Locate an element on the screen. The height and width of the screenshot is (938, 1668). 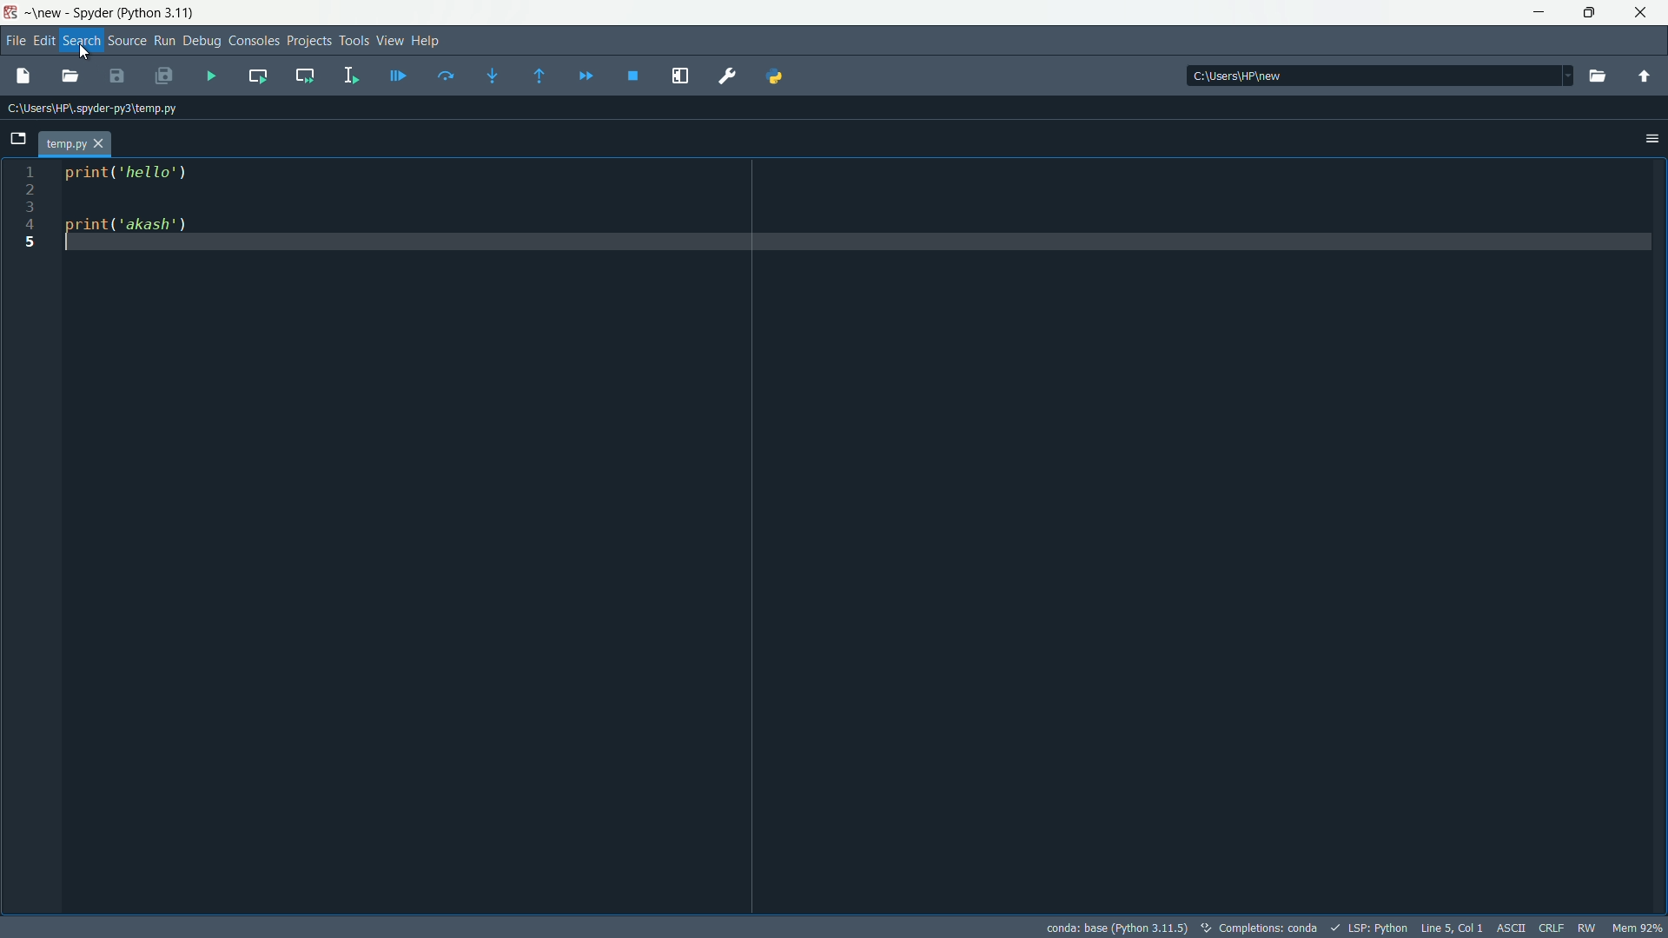
Source Button is located at coordinates (127, 42).